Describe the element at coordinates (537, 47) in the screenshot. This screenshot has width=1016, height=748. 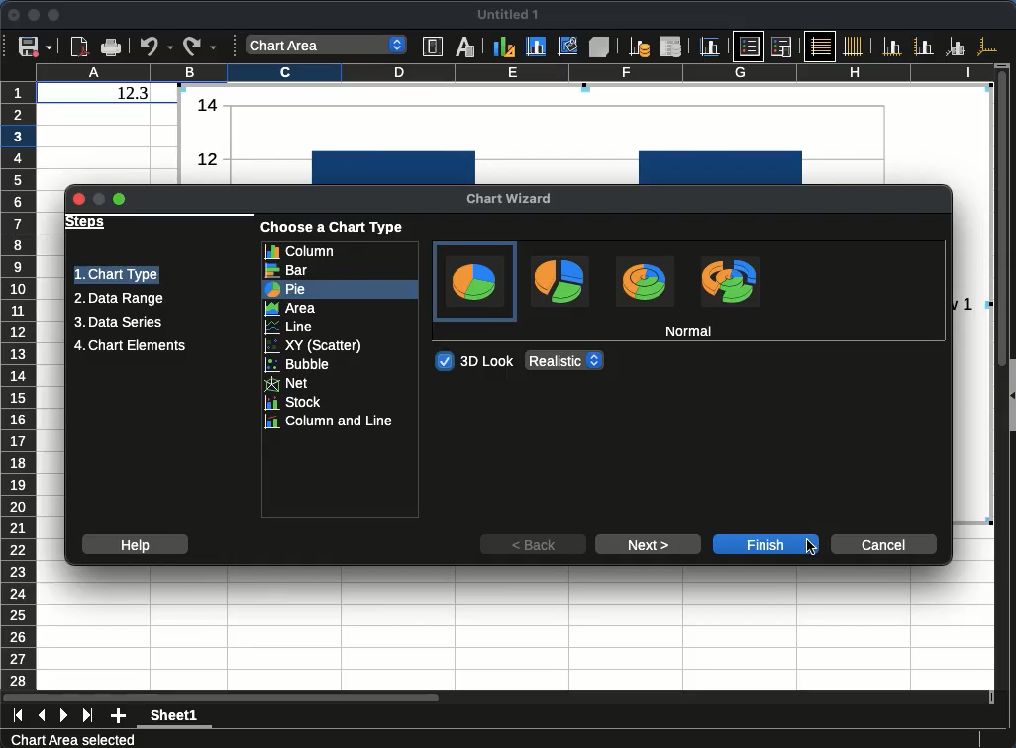
I see `Chart area` at that location.